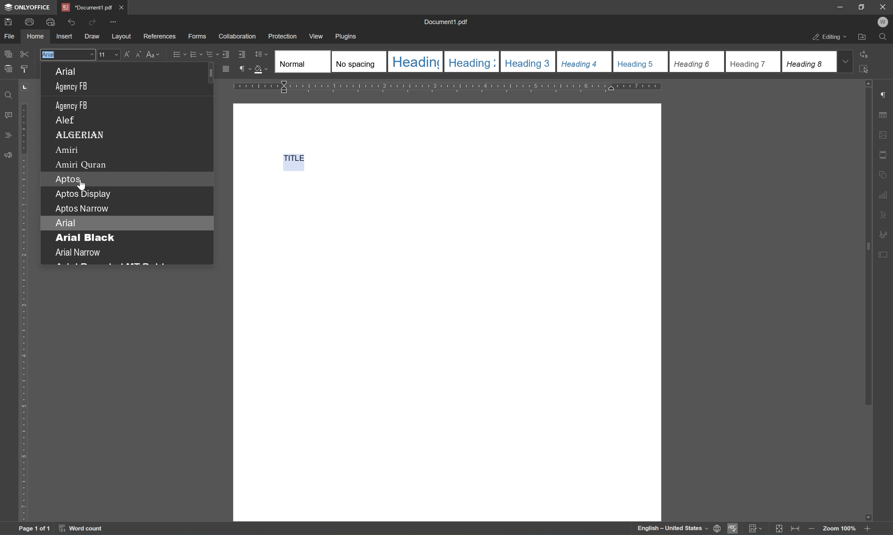  What do you see at coordinates (555, 62) in the screenshot?
I see `Type of headings` at bounding box center [555, 62].